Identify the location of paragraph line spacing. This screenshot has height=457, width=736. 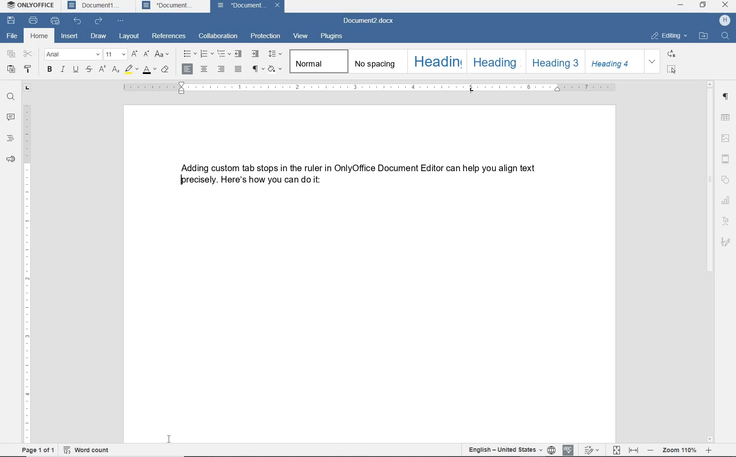
(275, 53).